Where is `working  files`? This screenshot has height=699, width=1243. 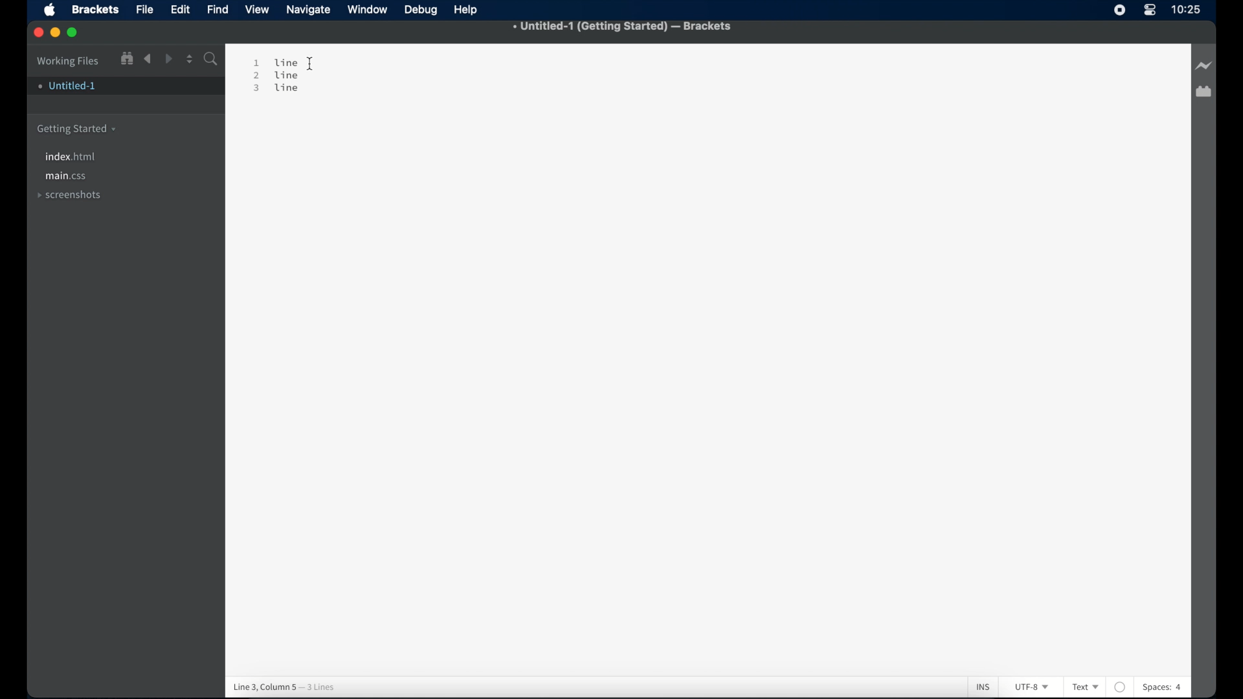 working  files is located at coordinates (69, 61).